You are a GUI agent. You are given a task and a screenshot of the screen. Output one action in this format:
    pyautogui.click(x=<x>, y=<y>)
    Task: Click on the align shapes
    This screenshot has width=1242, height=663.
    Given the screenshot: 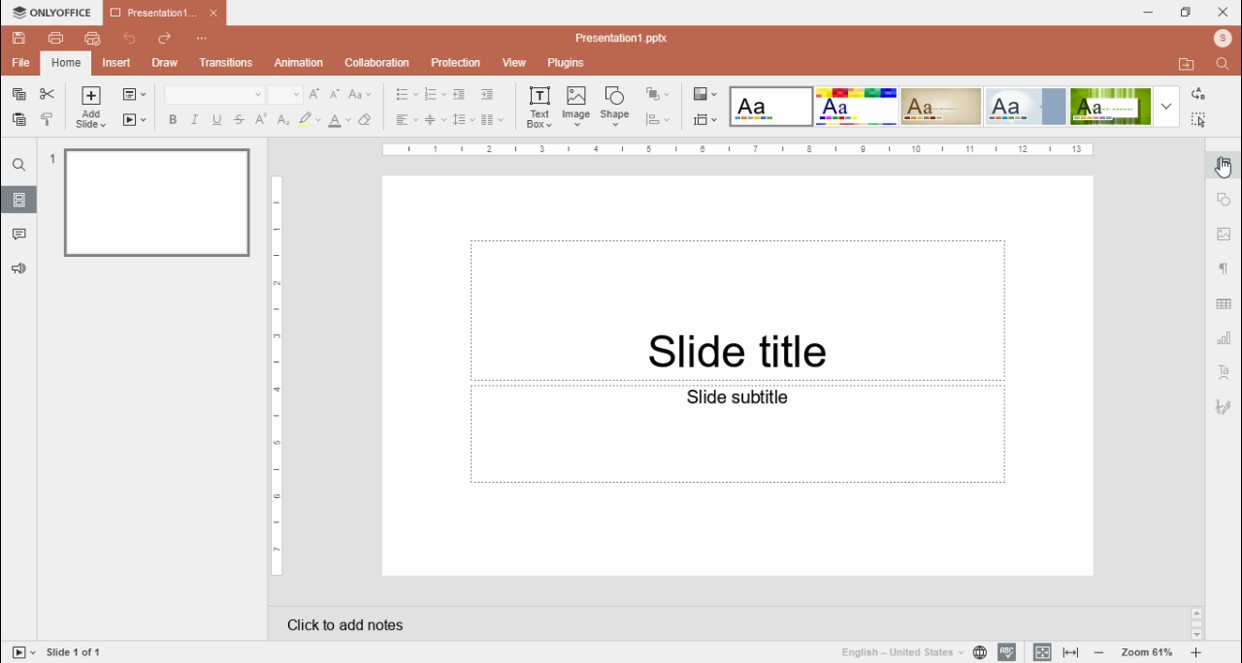 What is the action you would take?
    pyautogui.click(x=657, y=118)
    